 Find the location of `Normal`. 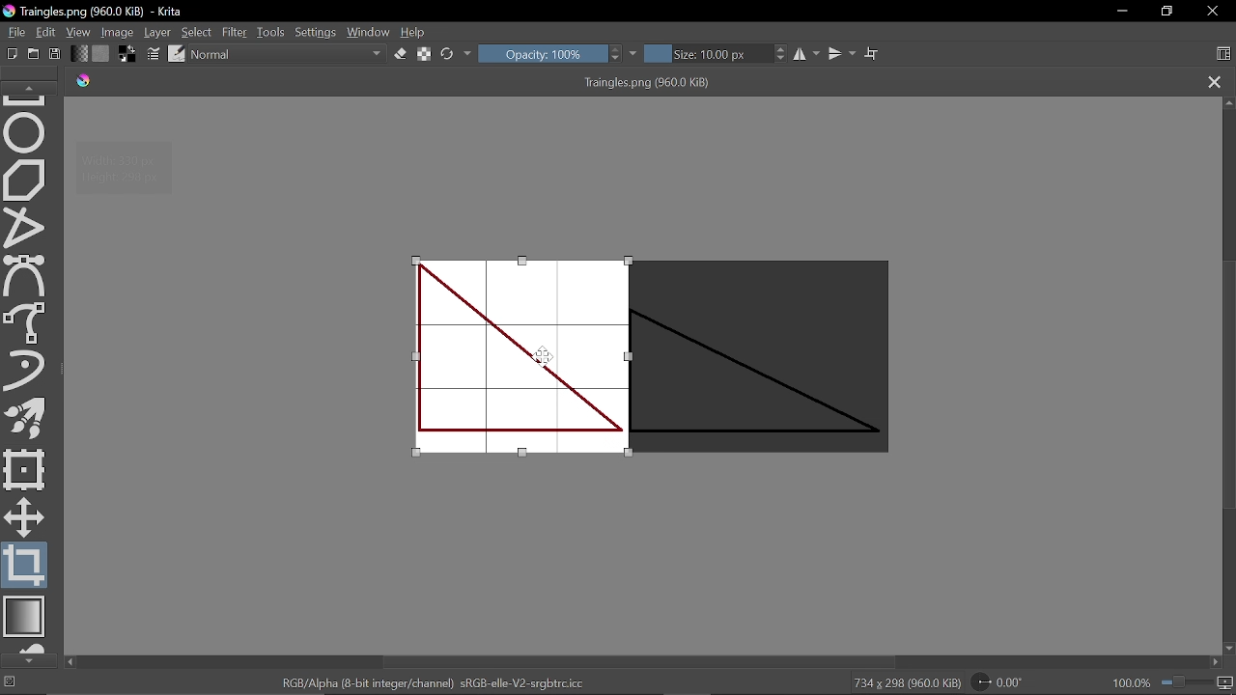

Normal is located at coordinates (289, 55).